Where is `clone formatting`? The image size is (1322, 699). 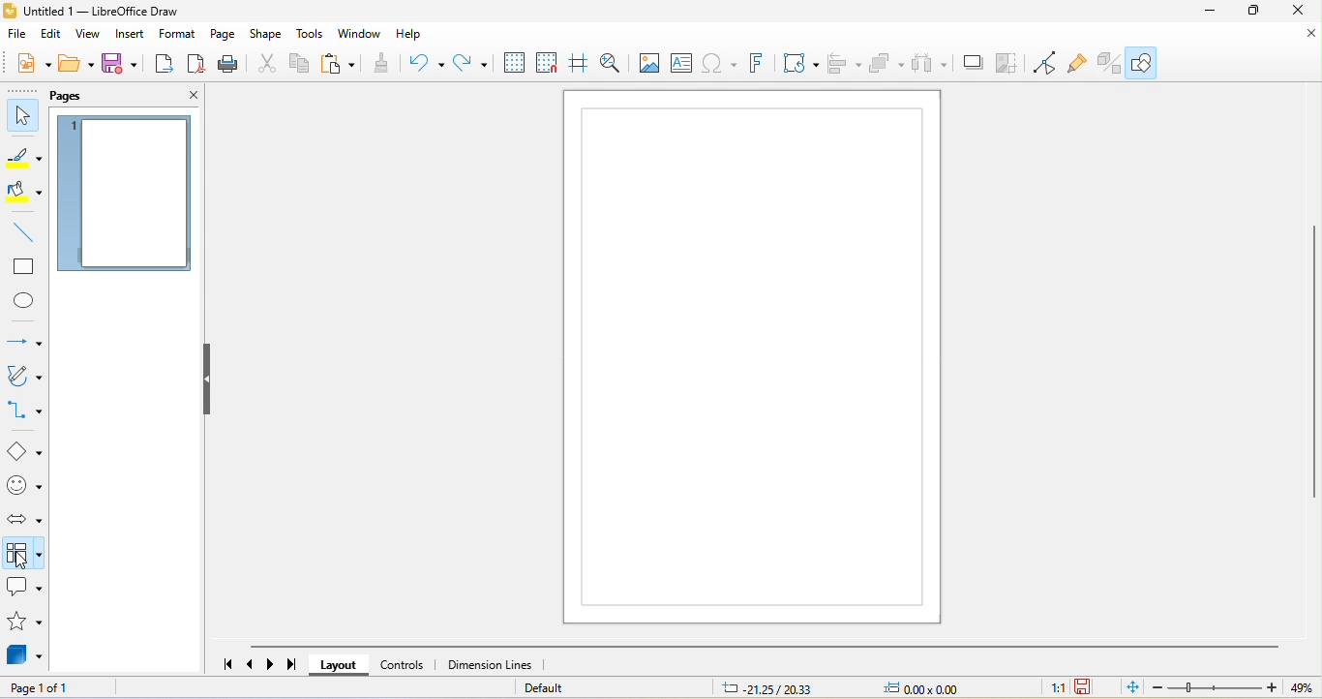
clone formatting is located at coordinates (383, 65).